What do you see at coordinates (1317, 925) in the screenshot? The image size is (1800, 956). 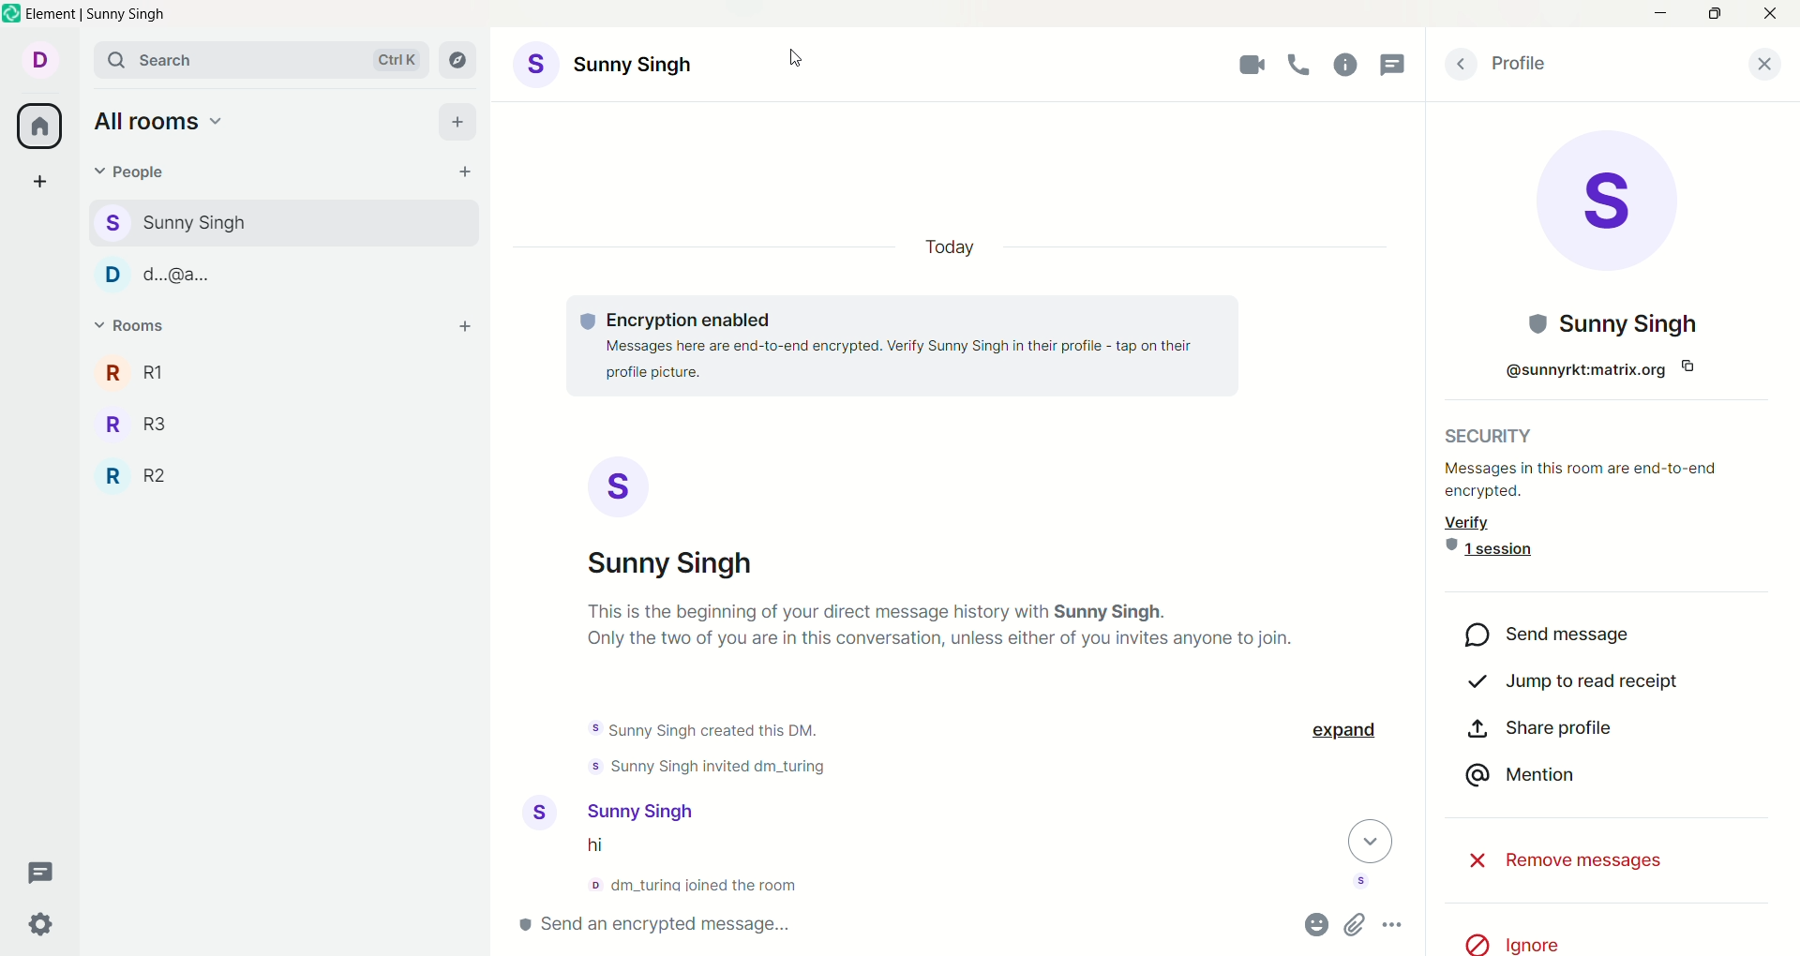 I see `Add Emoji` at bounding box center [1317, 925].